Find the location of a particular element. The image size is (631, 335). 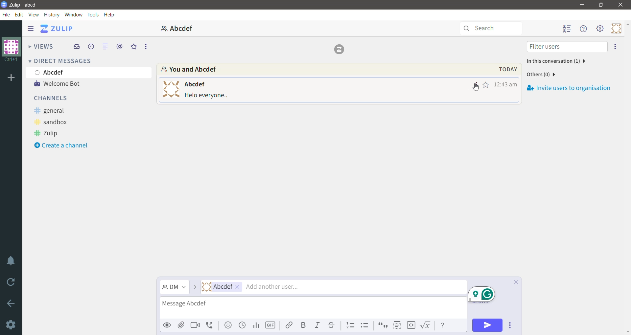

Message Time is located at coordinates (505, 84).